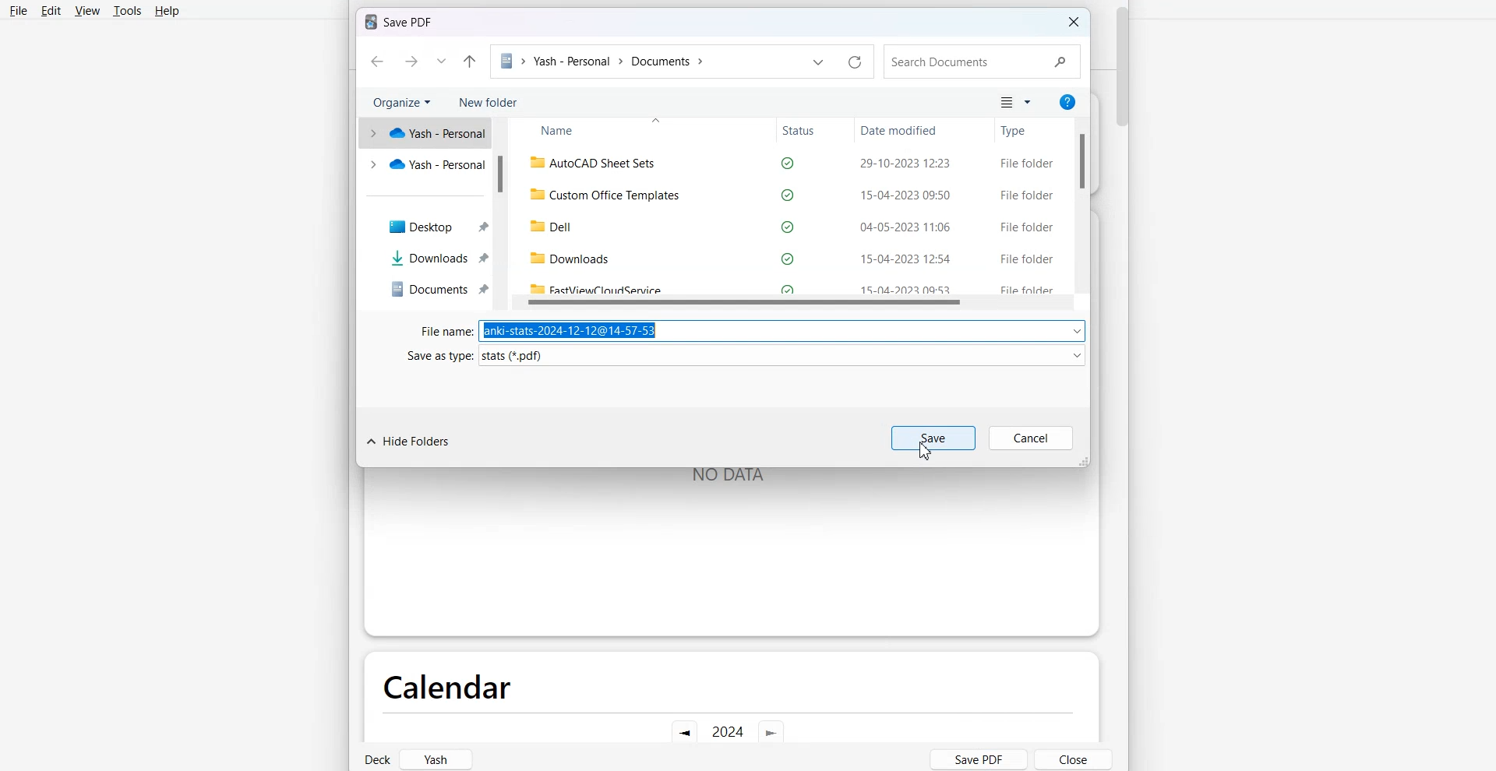 This screenshot has width=1496, height=771. What do you see at coordinates (792, 287) in the screenshot?
I see `Fastviewcloudservice` at bounding box center [792, 287].